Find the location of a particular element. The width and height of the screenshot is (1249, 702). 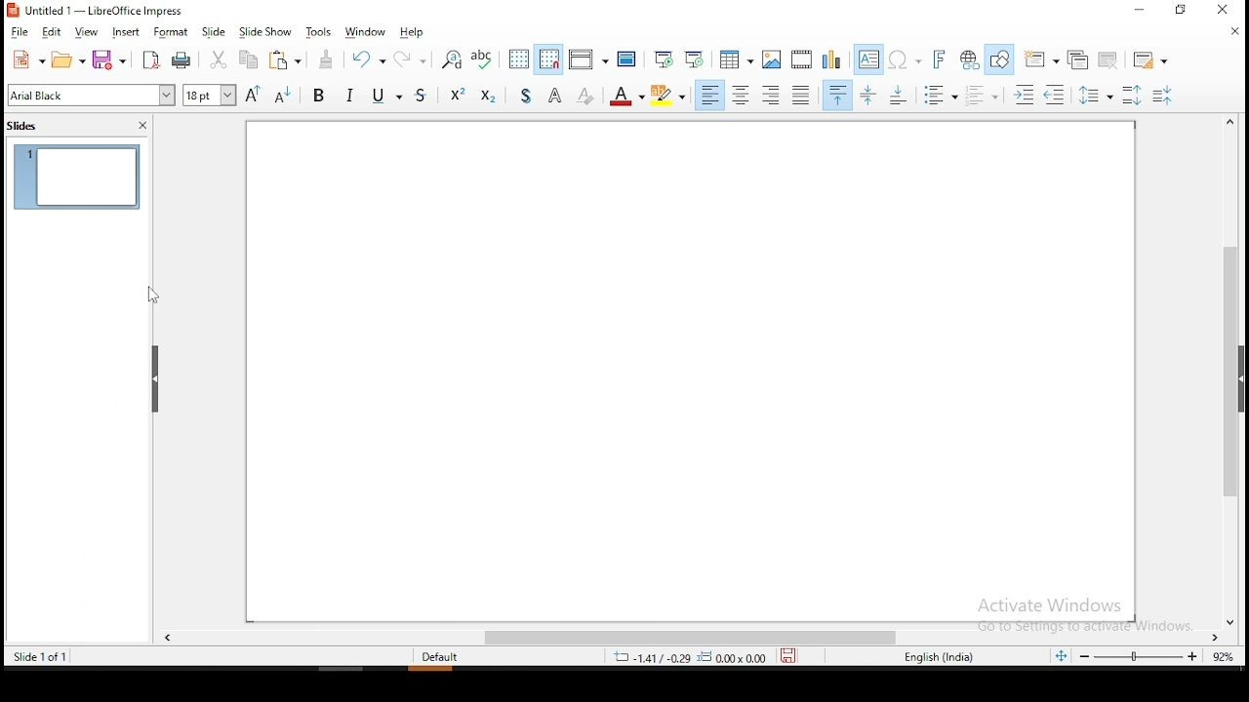

slide show is located at coordinates (264, 30).